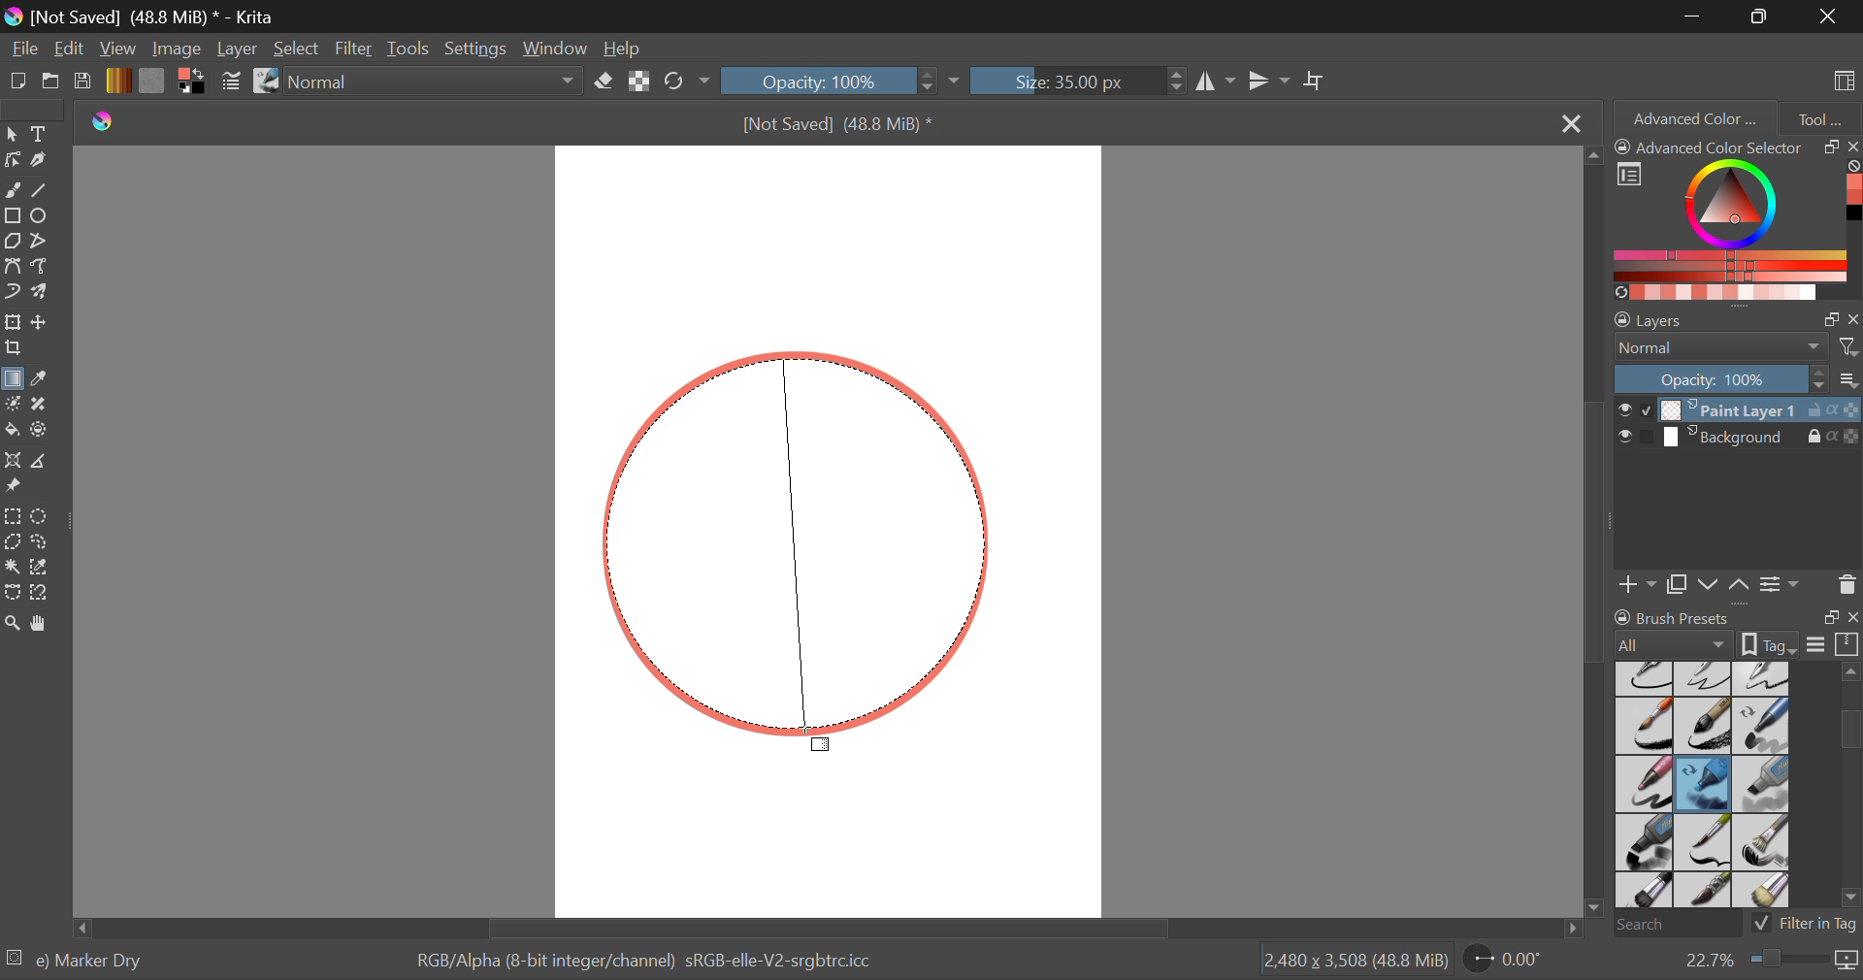 The height and width of the screenshot is (980, 1863). I want to click on Vertical Mirror Tool, so click(1268, 82).